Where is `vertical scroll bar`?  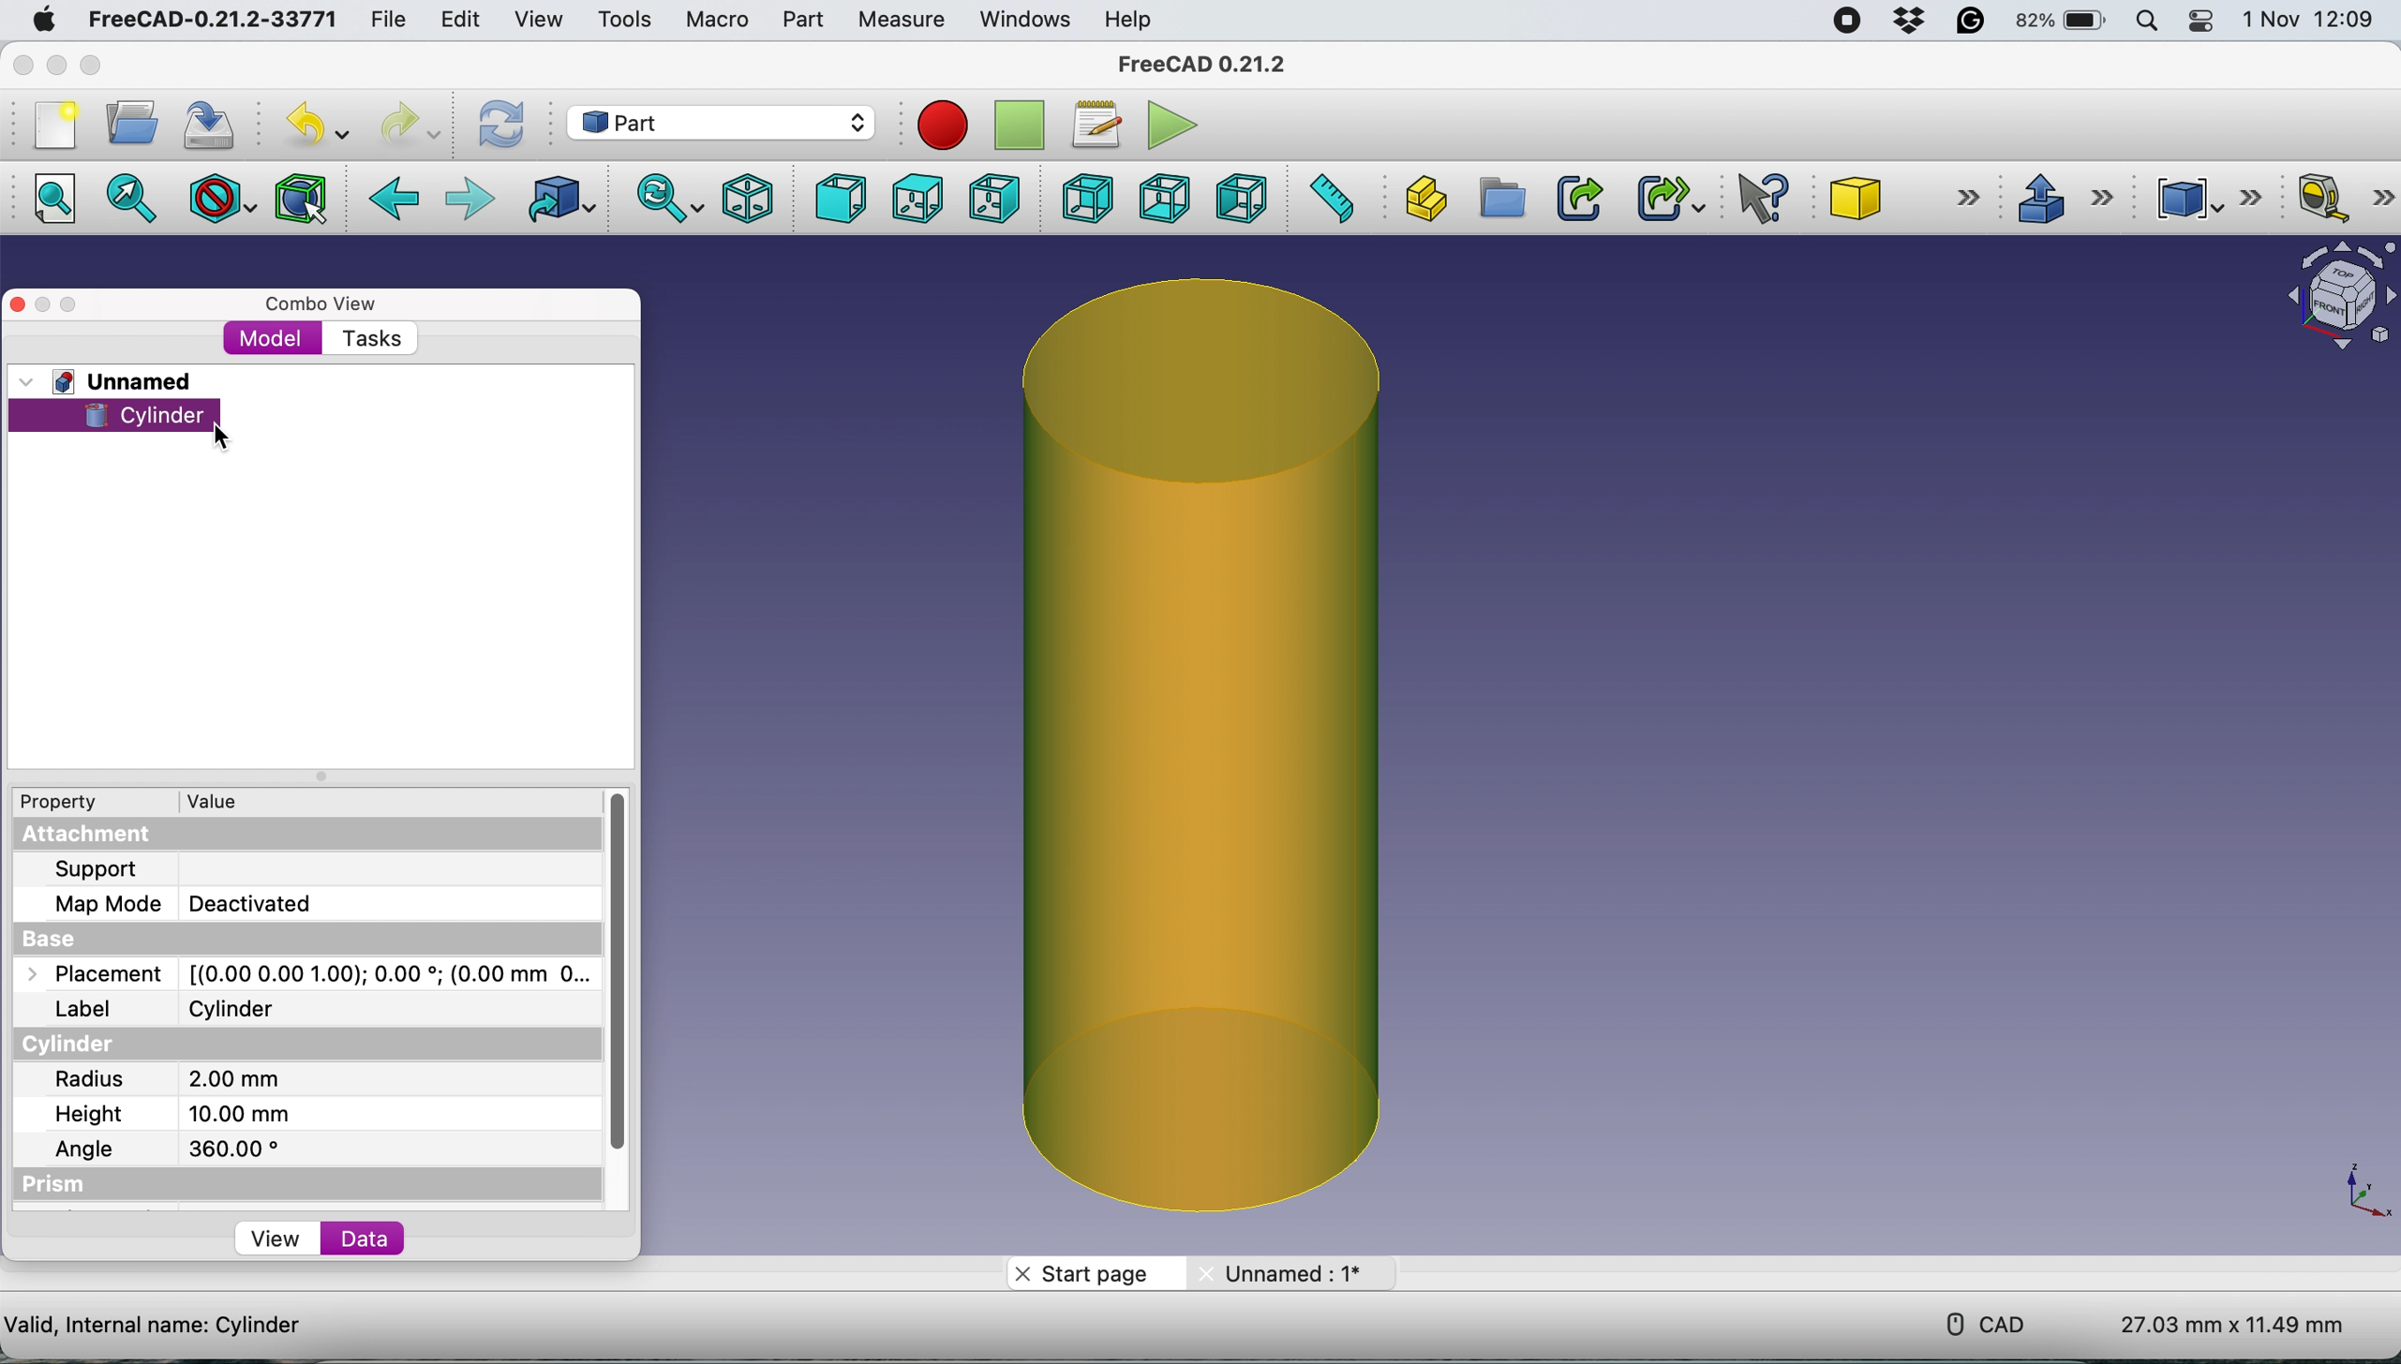 vertical scroll bar is located at coordinates (605, 975).